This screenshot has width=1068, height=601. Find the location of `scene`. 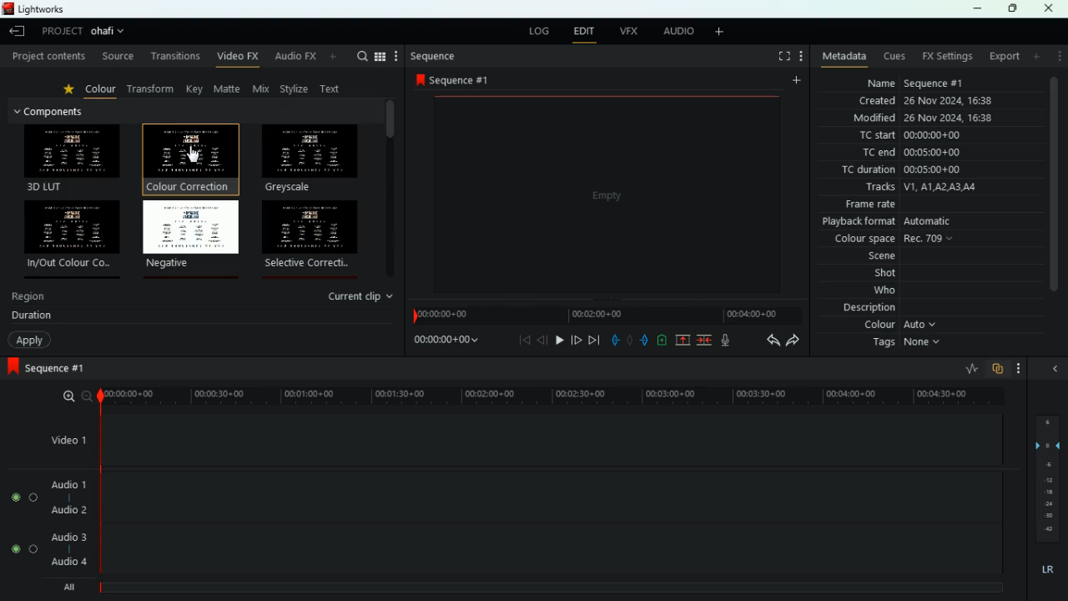

scene is located at coordinates (863, 257).